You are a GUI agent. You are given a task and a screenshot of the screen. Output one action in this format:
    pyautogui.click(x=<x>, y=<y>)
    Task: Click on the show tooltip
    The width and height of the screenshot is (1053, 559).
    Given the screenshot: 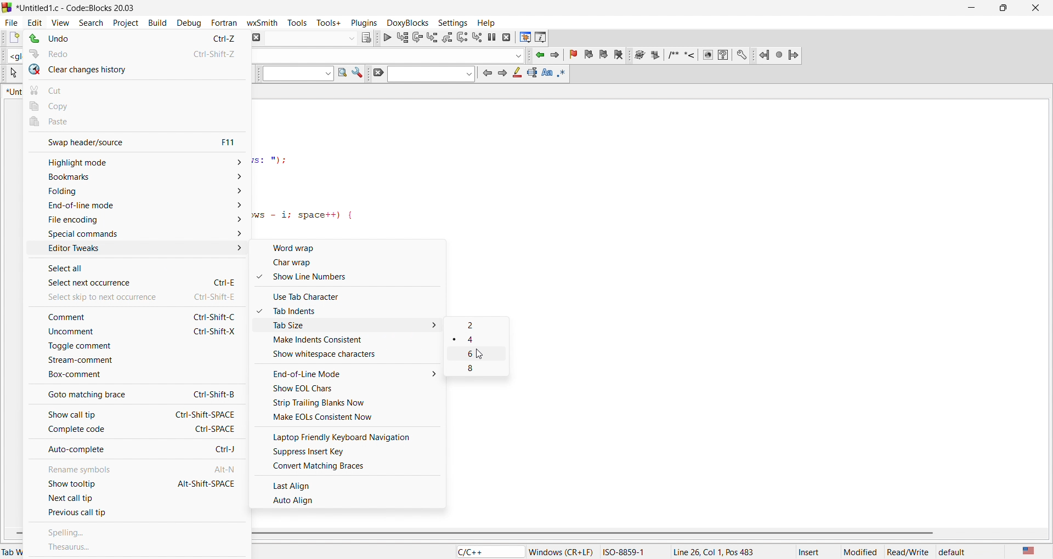 What is the action you would take?
    pyautogui.click(x=88, y=484)
    